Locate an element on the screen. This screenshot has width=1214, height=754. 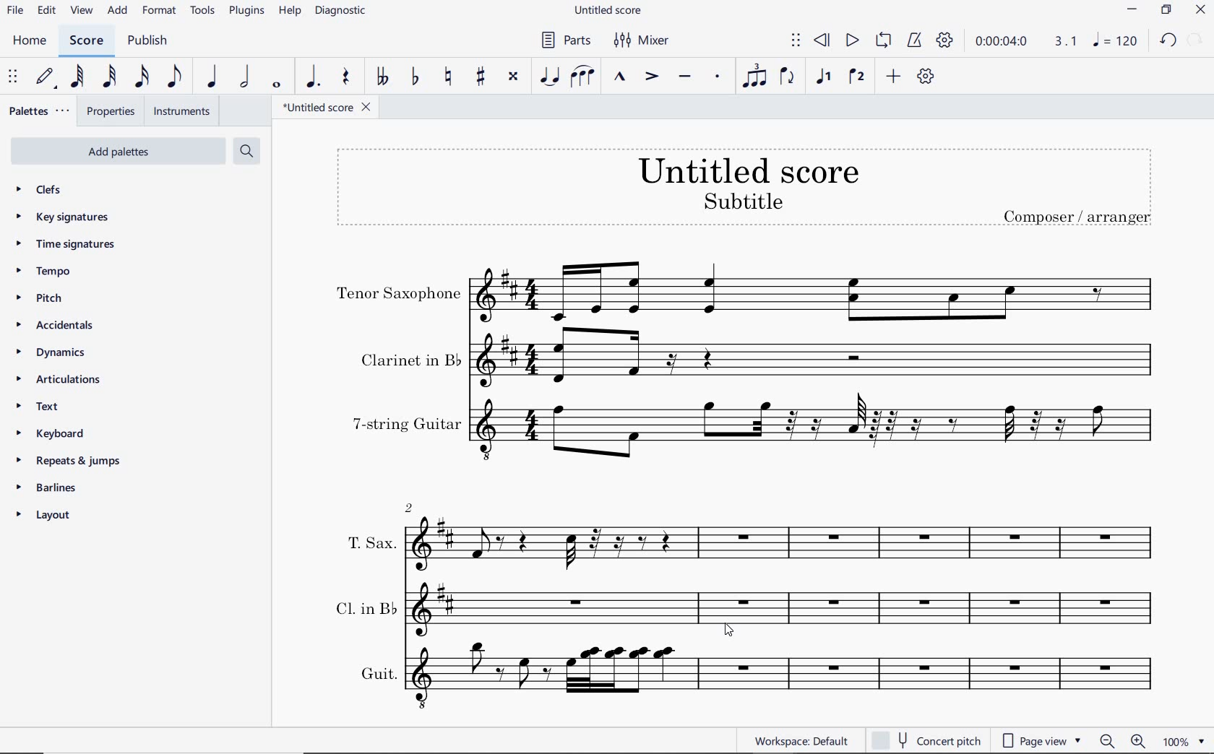
PARTS is located at coordinates (565, 40).